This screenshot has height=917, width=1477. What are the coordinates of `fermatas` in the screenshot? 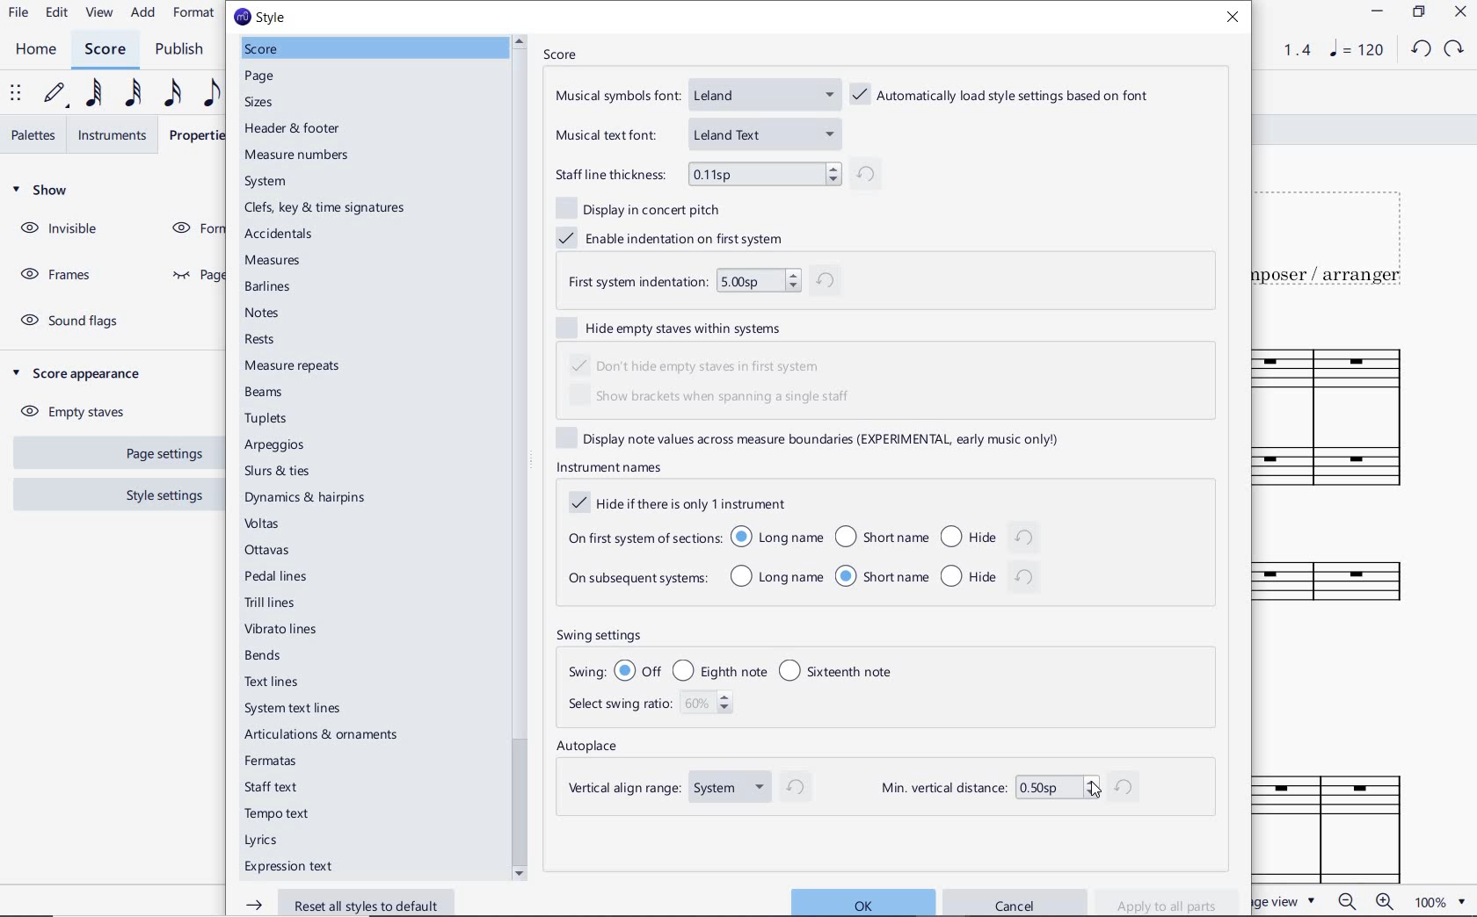 It's located at (272, 762).